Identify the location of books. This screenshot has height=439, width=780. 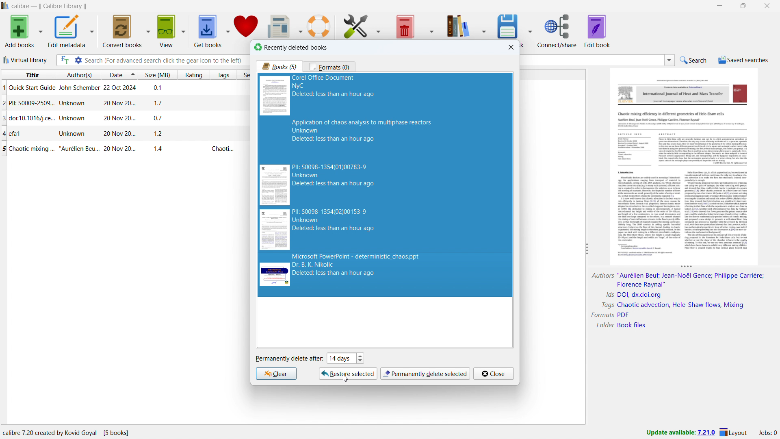
(279, 66).